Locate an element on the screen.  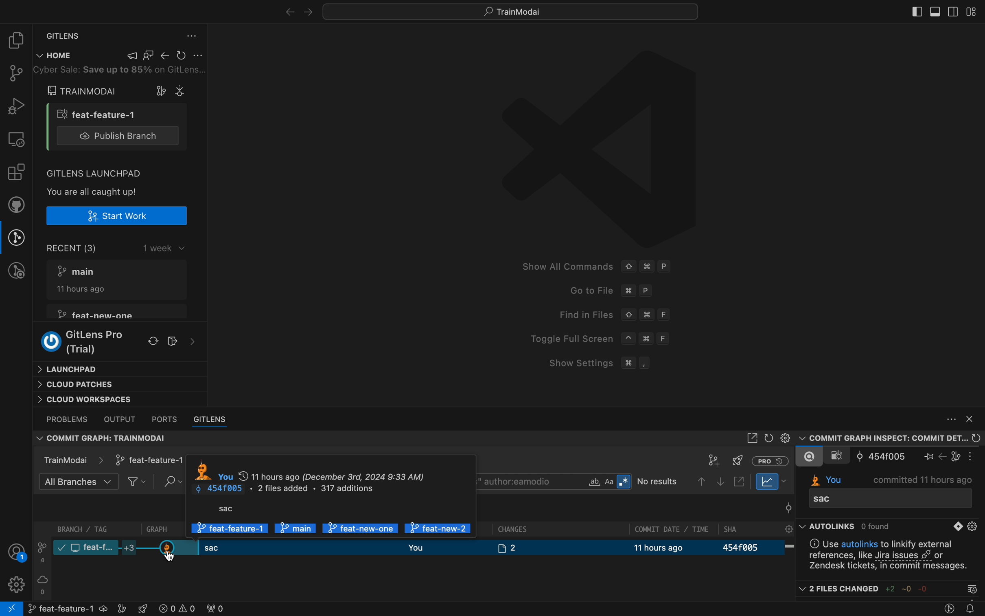
filter is located at coordinates (139, 482).